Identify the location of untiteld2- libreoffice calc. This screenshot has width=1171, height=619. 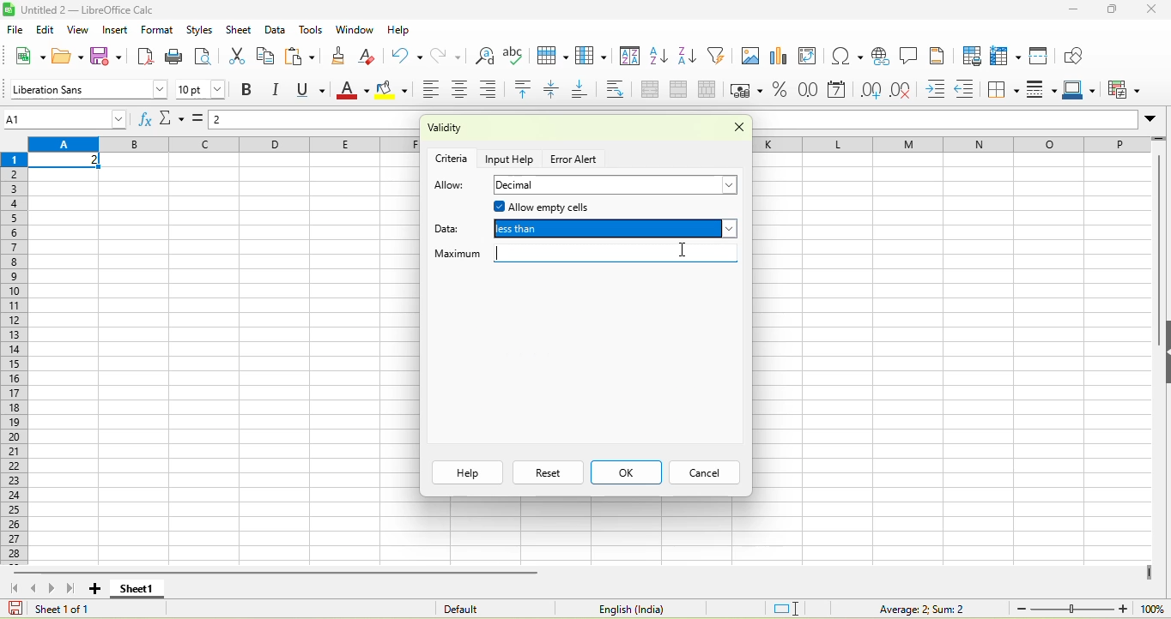
(99, 9).